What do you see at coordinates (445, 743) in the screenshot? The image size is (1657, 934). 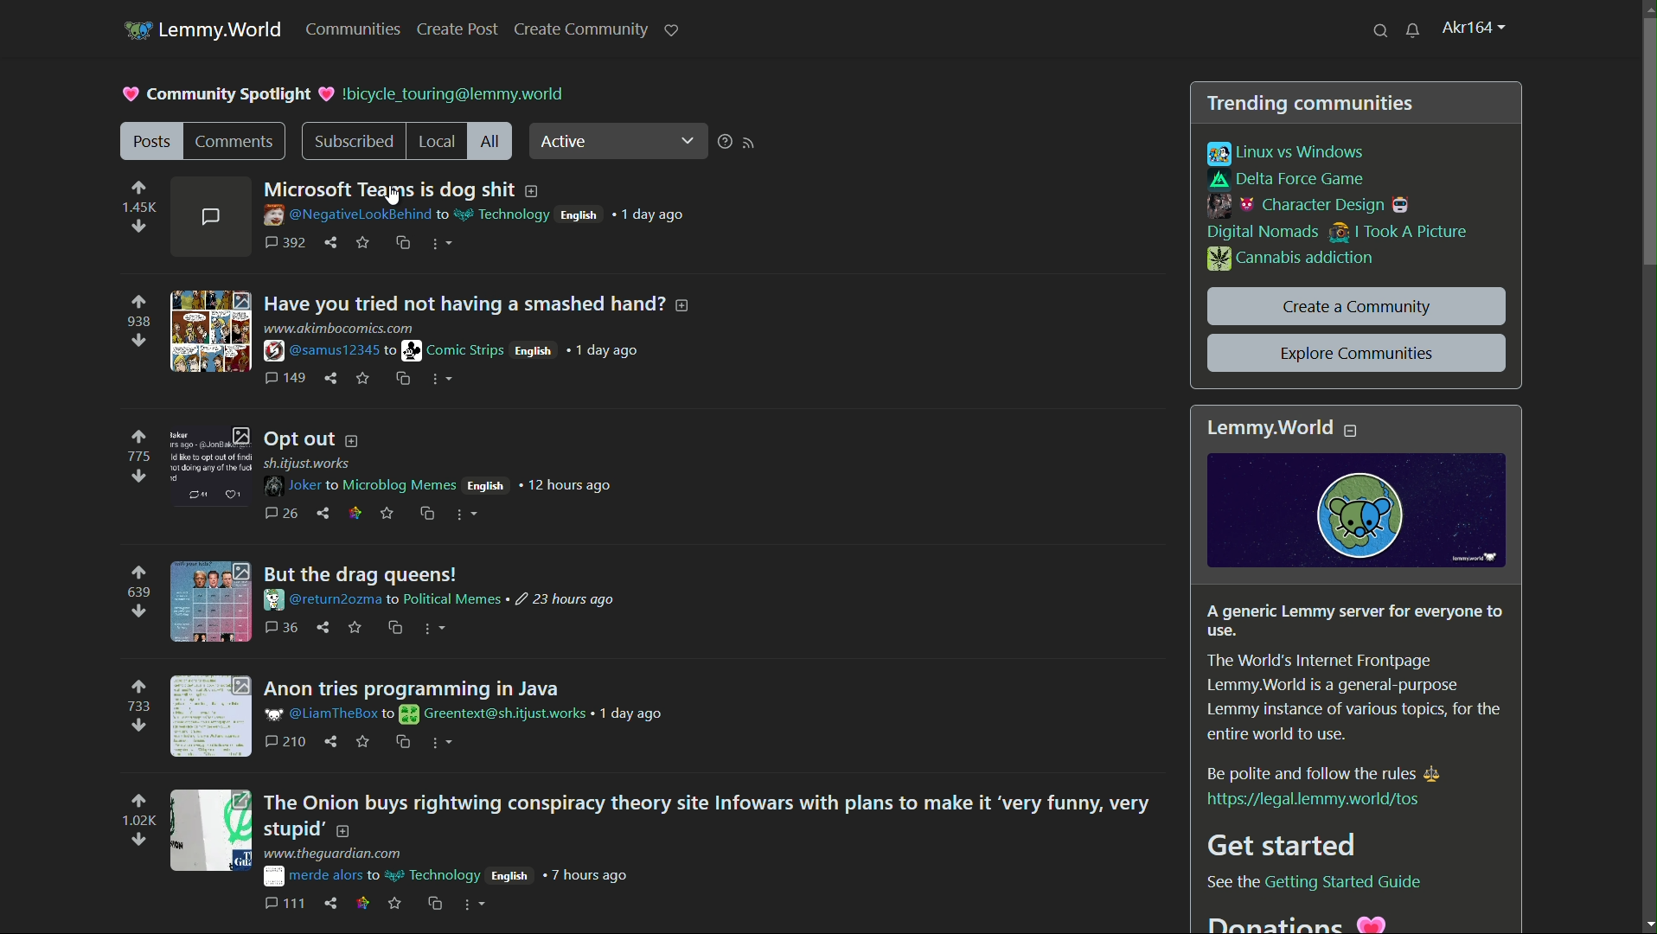 I see `more` at bounding box center [445, 743].